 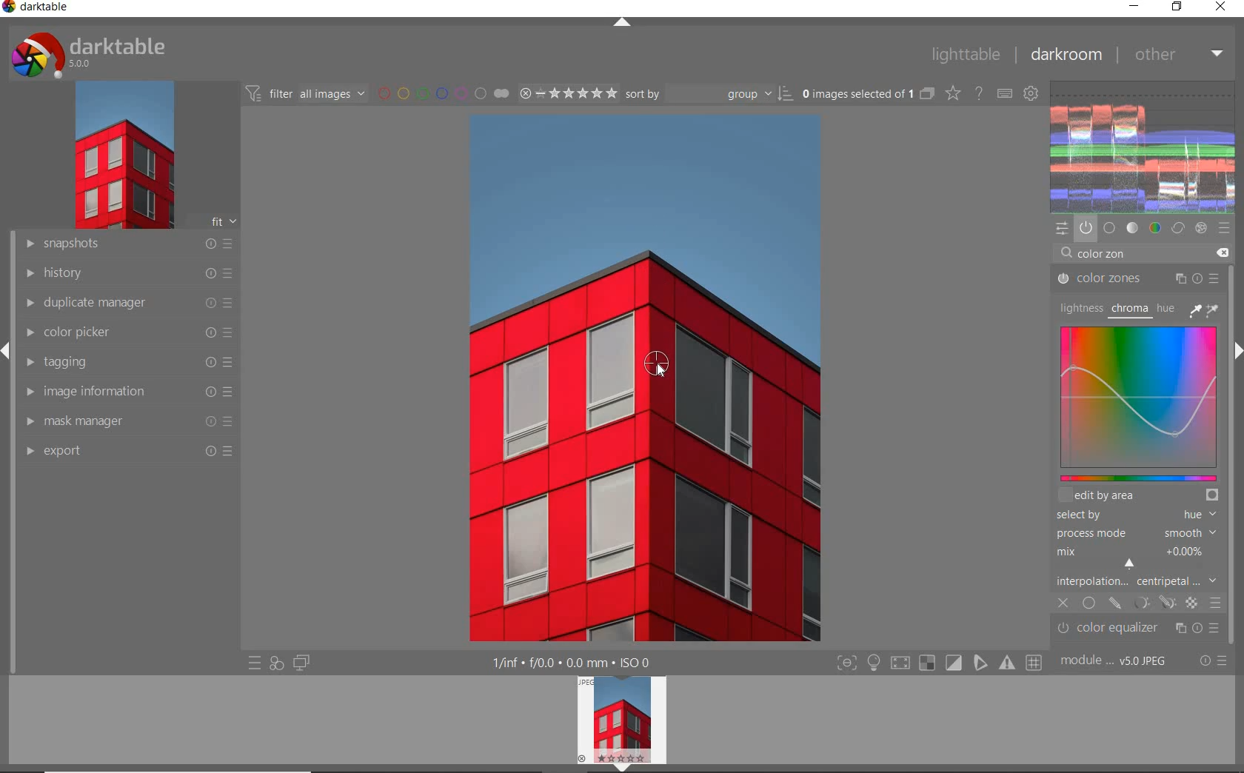 What do you see at coordinates (1152, 603) in the screenshot?
I see `MASK OPTIONS` at bounding box center [1152, 603].